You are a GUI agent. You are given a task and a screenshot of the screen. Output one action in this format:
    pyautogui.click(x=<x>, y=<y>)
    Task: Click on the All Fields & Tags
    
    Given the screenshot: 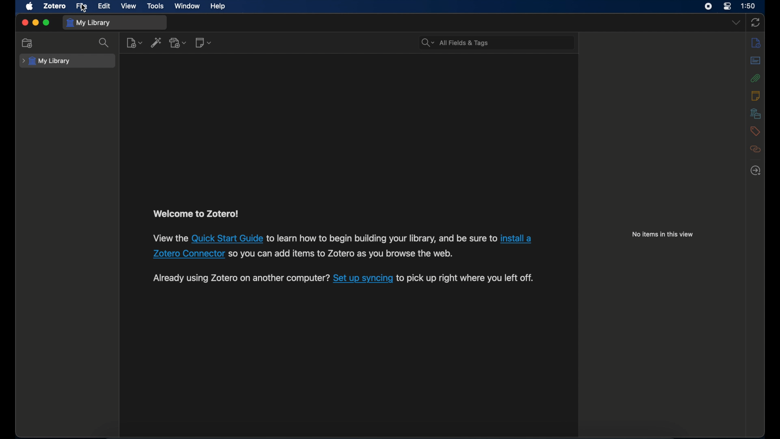 What is the action you would take?
    pyautogui.click(x=496, y=41)
    